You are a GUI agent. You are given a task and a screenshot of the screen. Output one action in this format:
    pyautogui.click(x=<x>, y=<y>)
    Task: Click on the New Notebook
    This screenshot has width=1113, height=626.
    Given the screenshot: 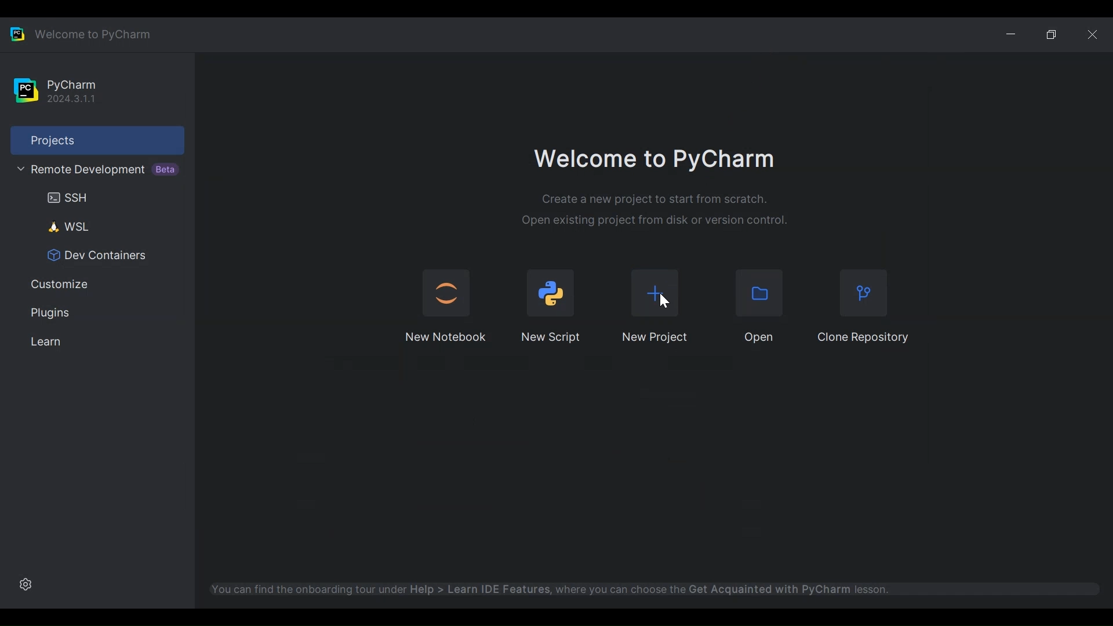 What is the action you would take?
    pyautogui.click(x=446, y=337)
    